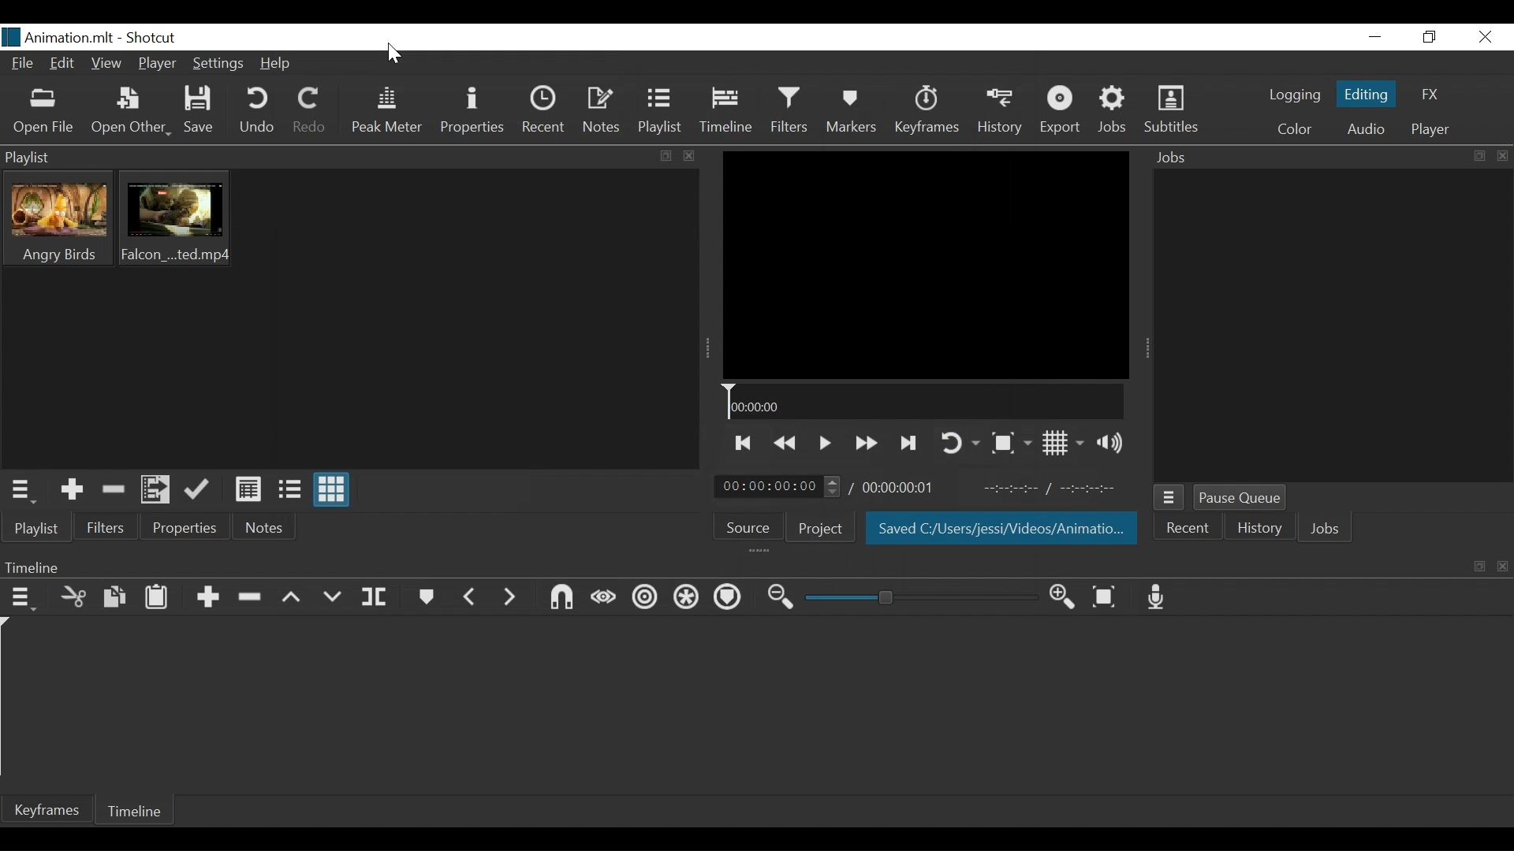 This screenshot has height=851, width=1514. I want to click on Color, so click(1294, 129).